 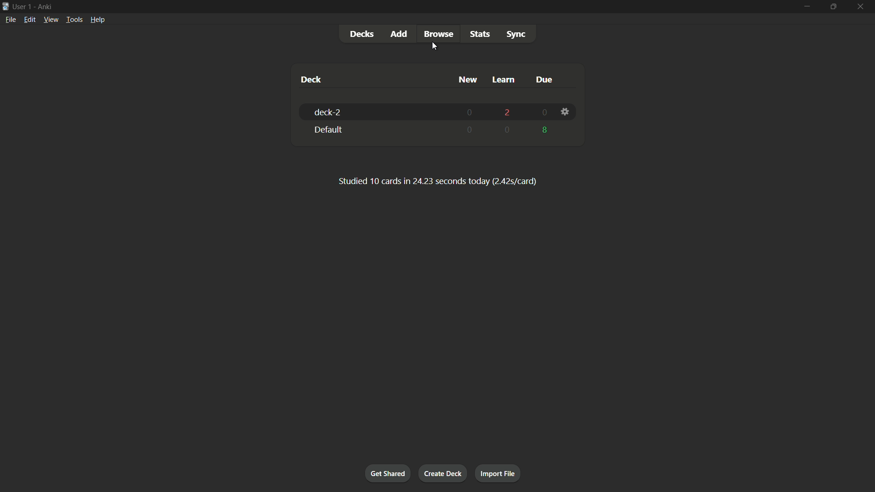 I want to click on Deck, so click(x=312, y=79).